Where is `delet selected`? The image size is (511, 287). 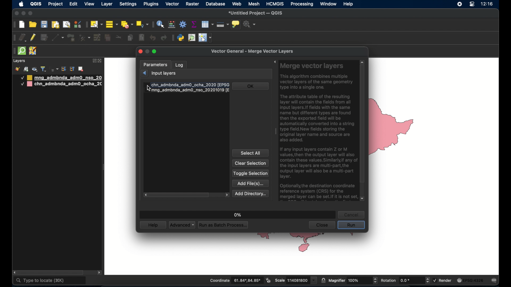 delet selected is located at coordinates (107, 38).